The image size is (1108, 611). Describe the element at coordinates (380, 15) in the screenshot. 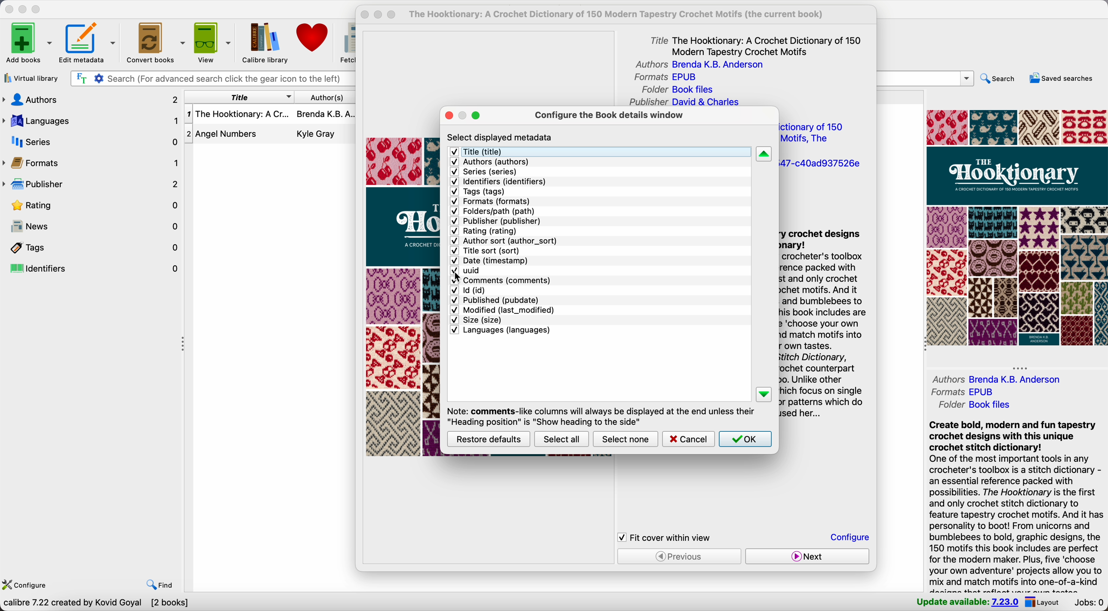

I see `disable minimize popup` at that location.